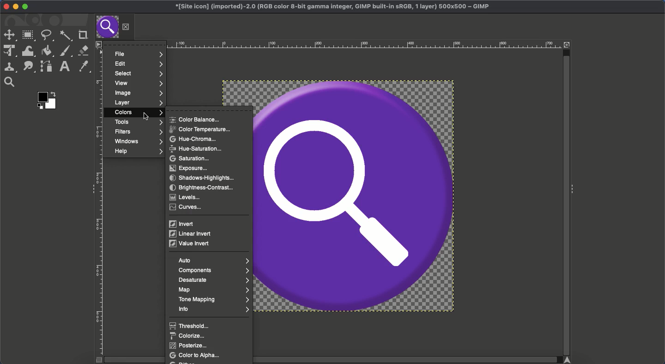 This screenshot has width=665, height=364. Describe the element at coordinates (28, 36) in the screenshot. I see `Rectangular selector` at that location.